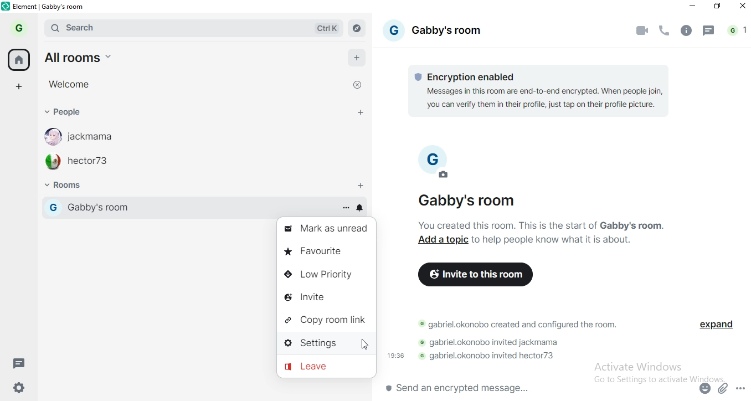 The width and height of the screenshot is (751, 401). Describe the element at coordinates (438, 32) in the screenshot. I see `gabby's room` at that location.